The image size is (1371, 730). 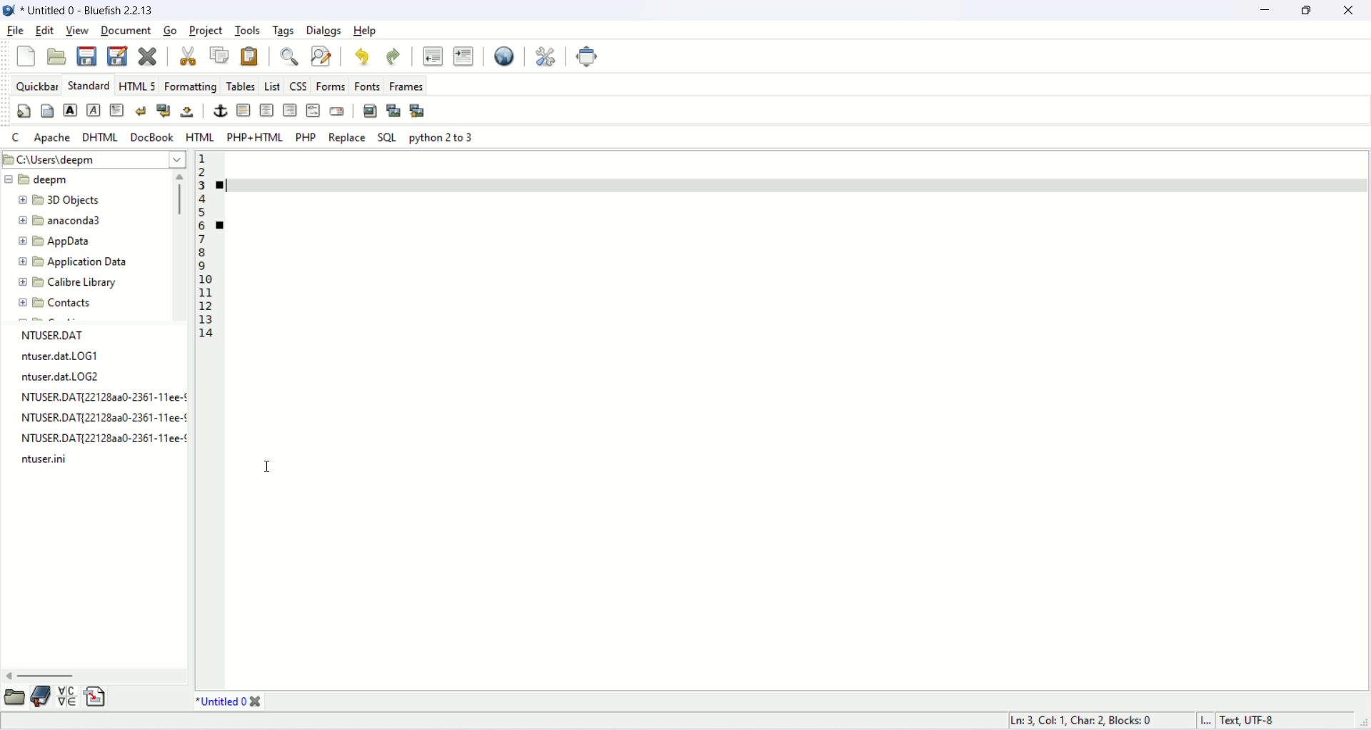 What do you see at coordinates (245, 110) in the screenshot?
I see `horizontal rule` at bounding box center [245, 110].